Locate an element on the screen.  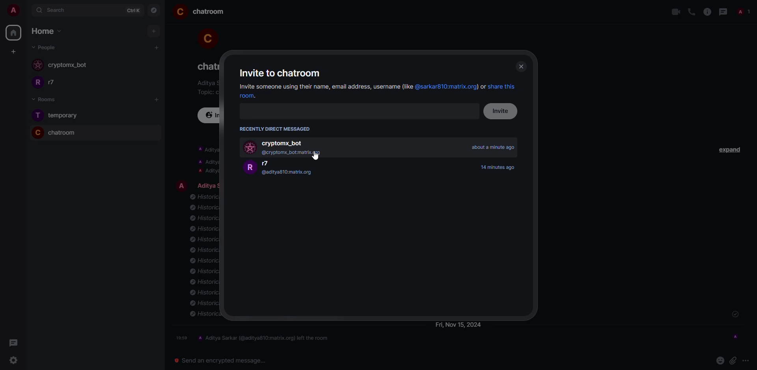
room is located at coordinates (65, 115).